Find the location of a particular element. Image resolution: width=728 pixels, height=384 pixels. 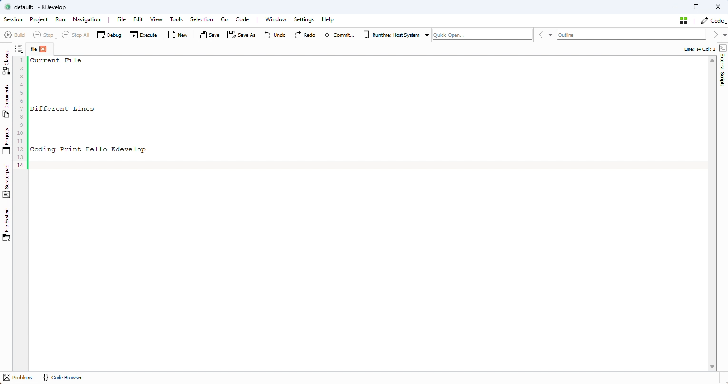

Undo is located at coordinates (272, 35).